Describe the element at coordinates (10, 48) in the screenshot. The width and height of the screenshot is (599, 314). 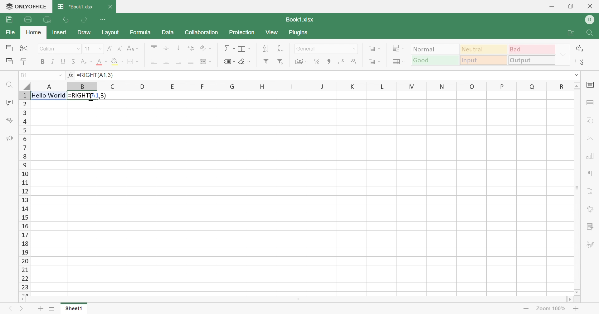
I see `Copy` at that location.